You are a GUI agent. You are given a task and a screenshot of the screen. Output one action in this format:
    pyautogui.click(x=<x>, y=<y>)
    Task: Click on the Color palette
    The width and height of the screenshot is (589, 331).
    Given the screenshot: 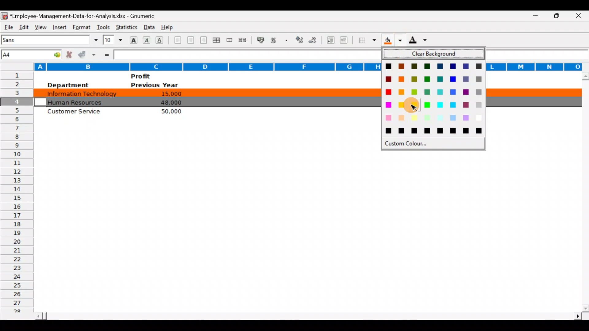 What is the action you would take?
    pyautogui.click(x=433, y=100)
    